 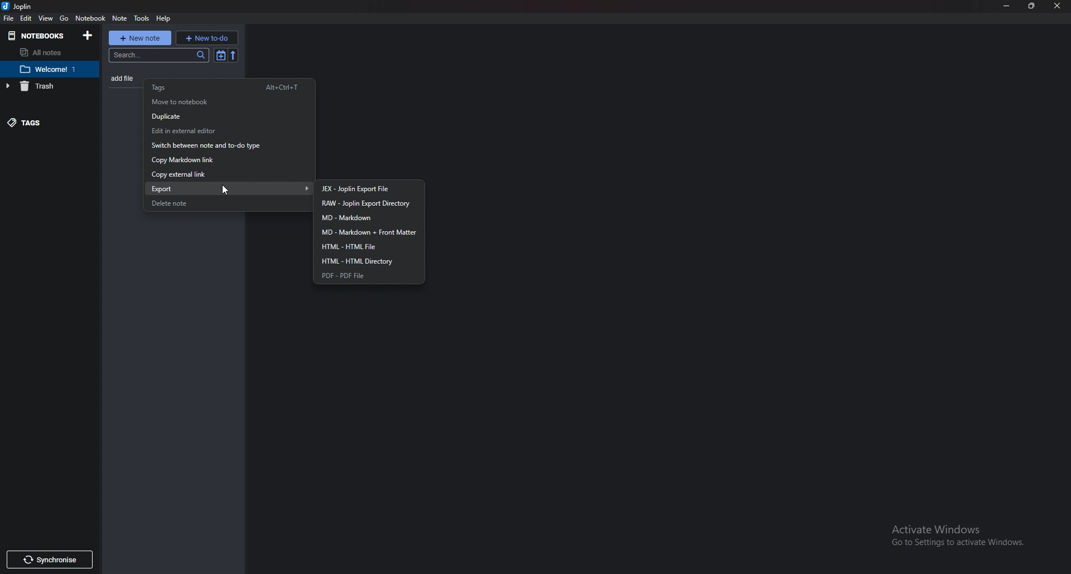 I want to click on Notebook, so click(x=54, y=69).